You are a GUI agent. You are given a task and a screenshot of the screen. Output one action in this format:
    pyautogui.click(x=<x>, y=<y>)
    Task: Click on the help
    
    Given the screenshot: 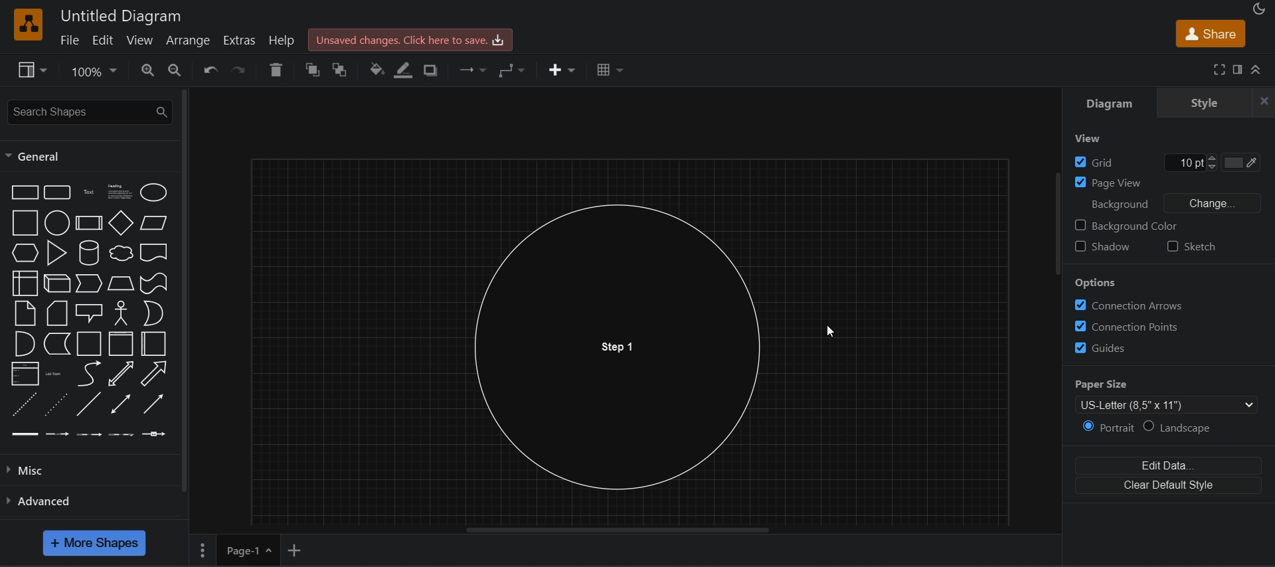 What is the action you would take?
    pyautogui.click(x=283, y=40)
    